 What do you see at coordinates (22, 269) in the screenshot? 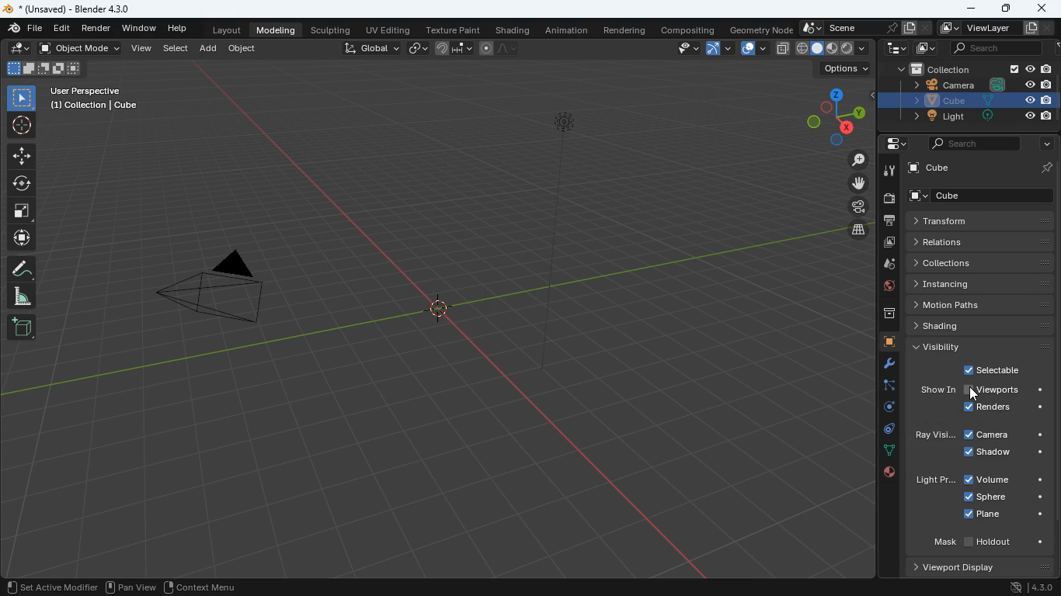
I see `draw` at bounding box center [22, 269].